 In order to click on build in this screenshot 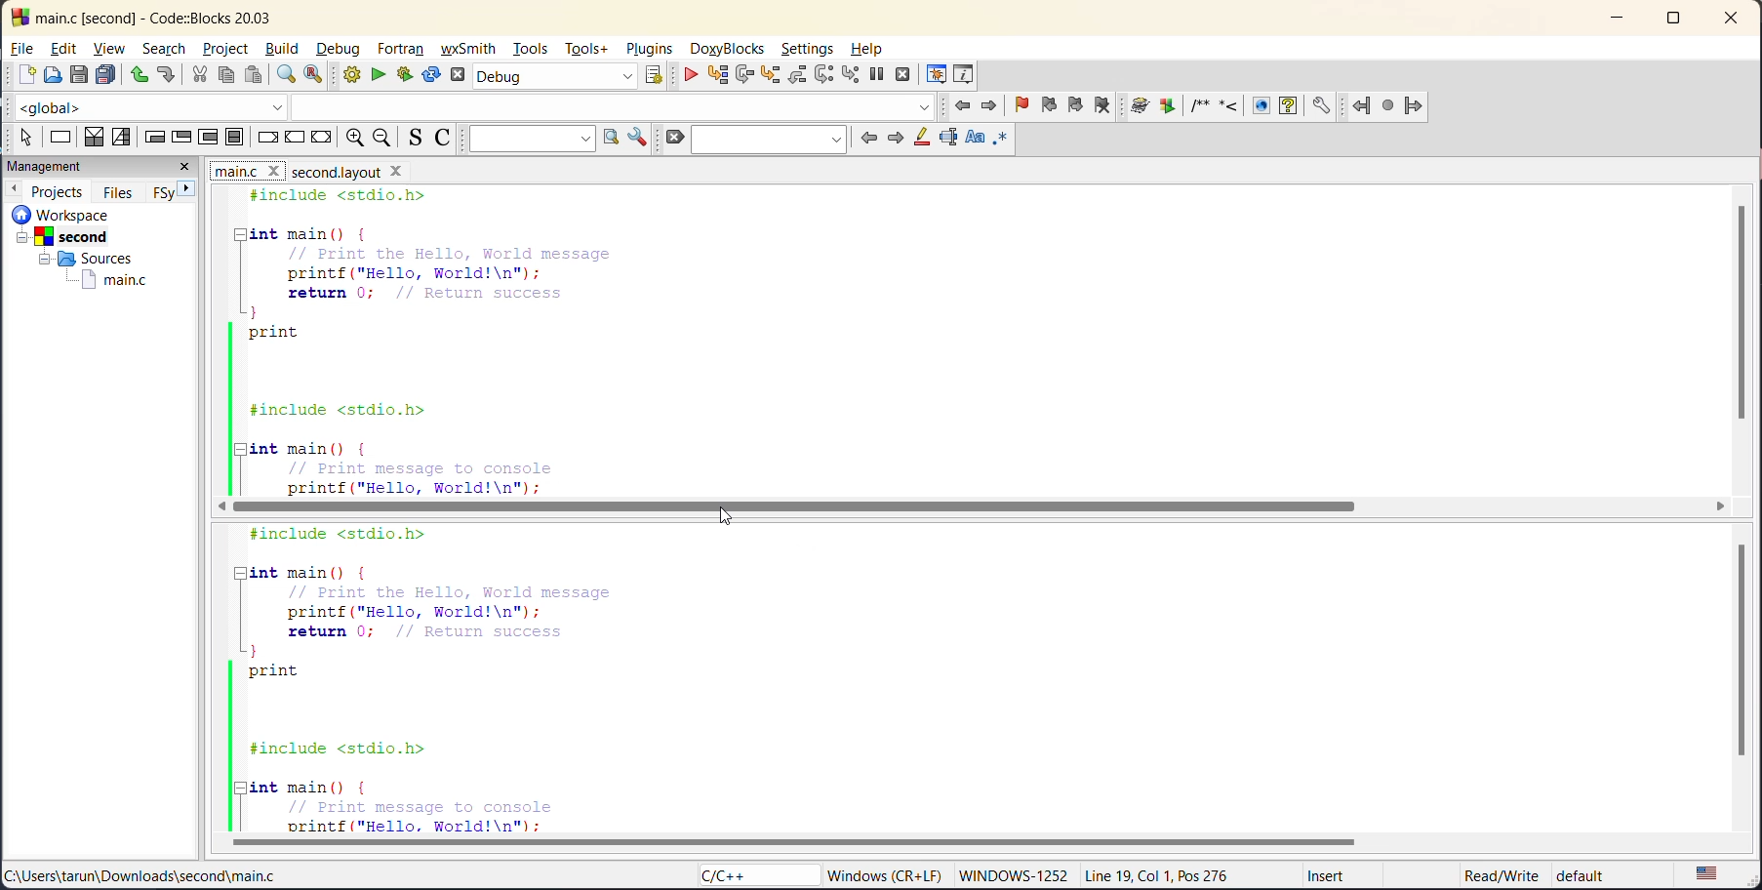, I will do `click(288, 48)`.